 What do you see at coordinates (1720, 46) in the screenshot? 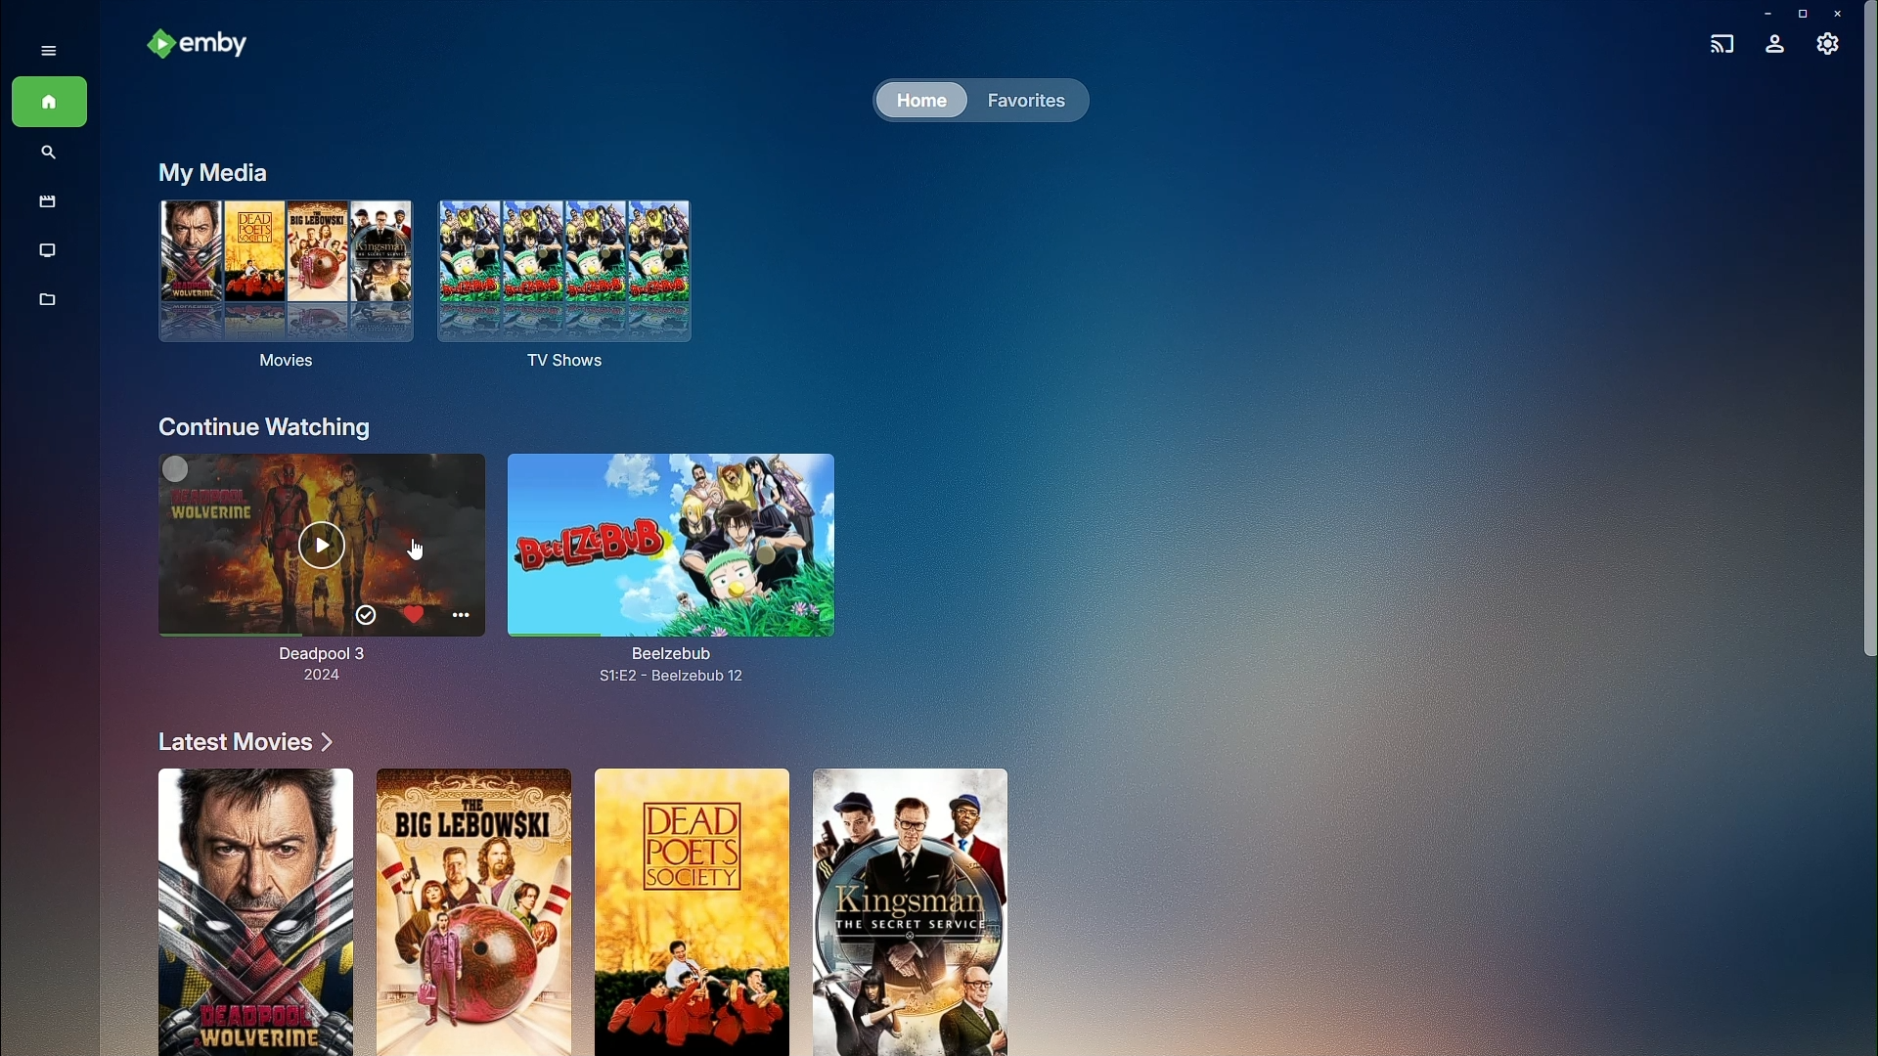
I see `Cast` at bounding box center [1720, 46].